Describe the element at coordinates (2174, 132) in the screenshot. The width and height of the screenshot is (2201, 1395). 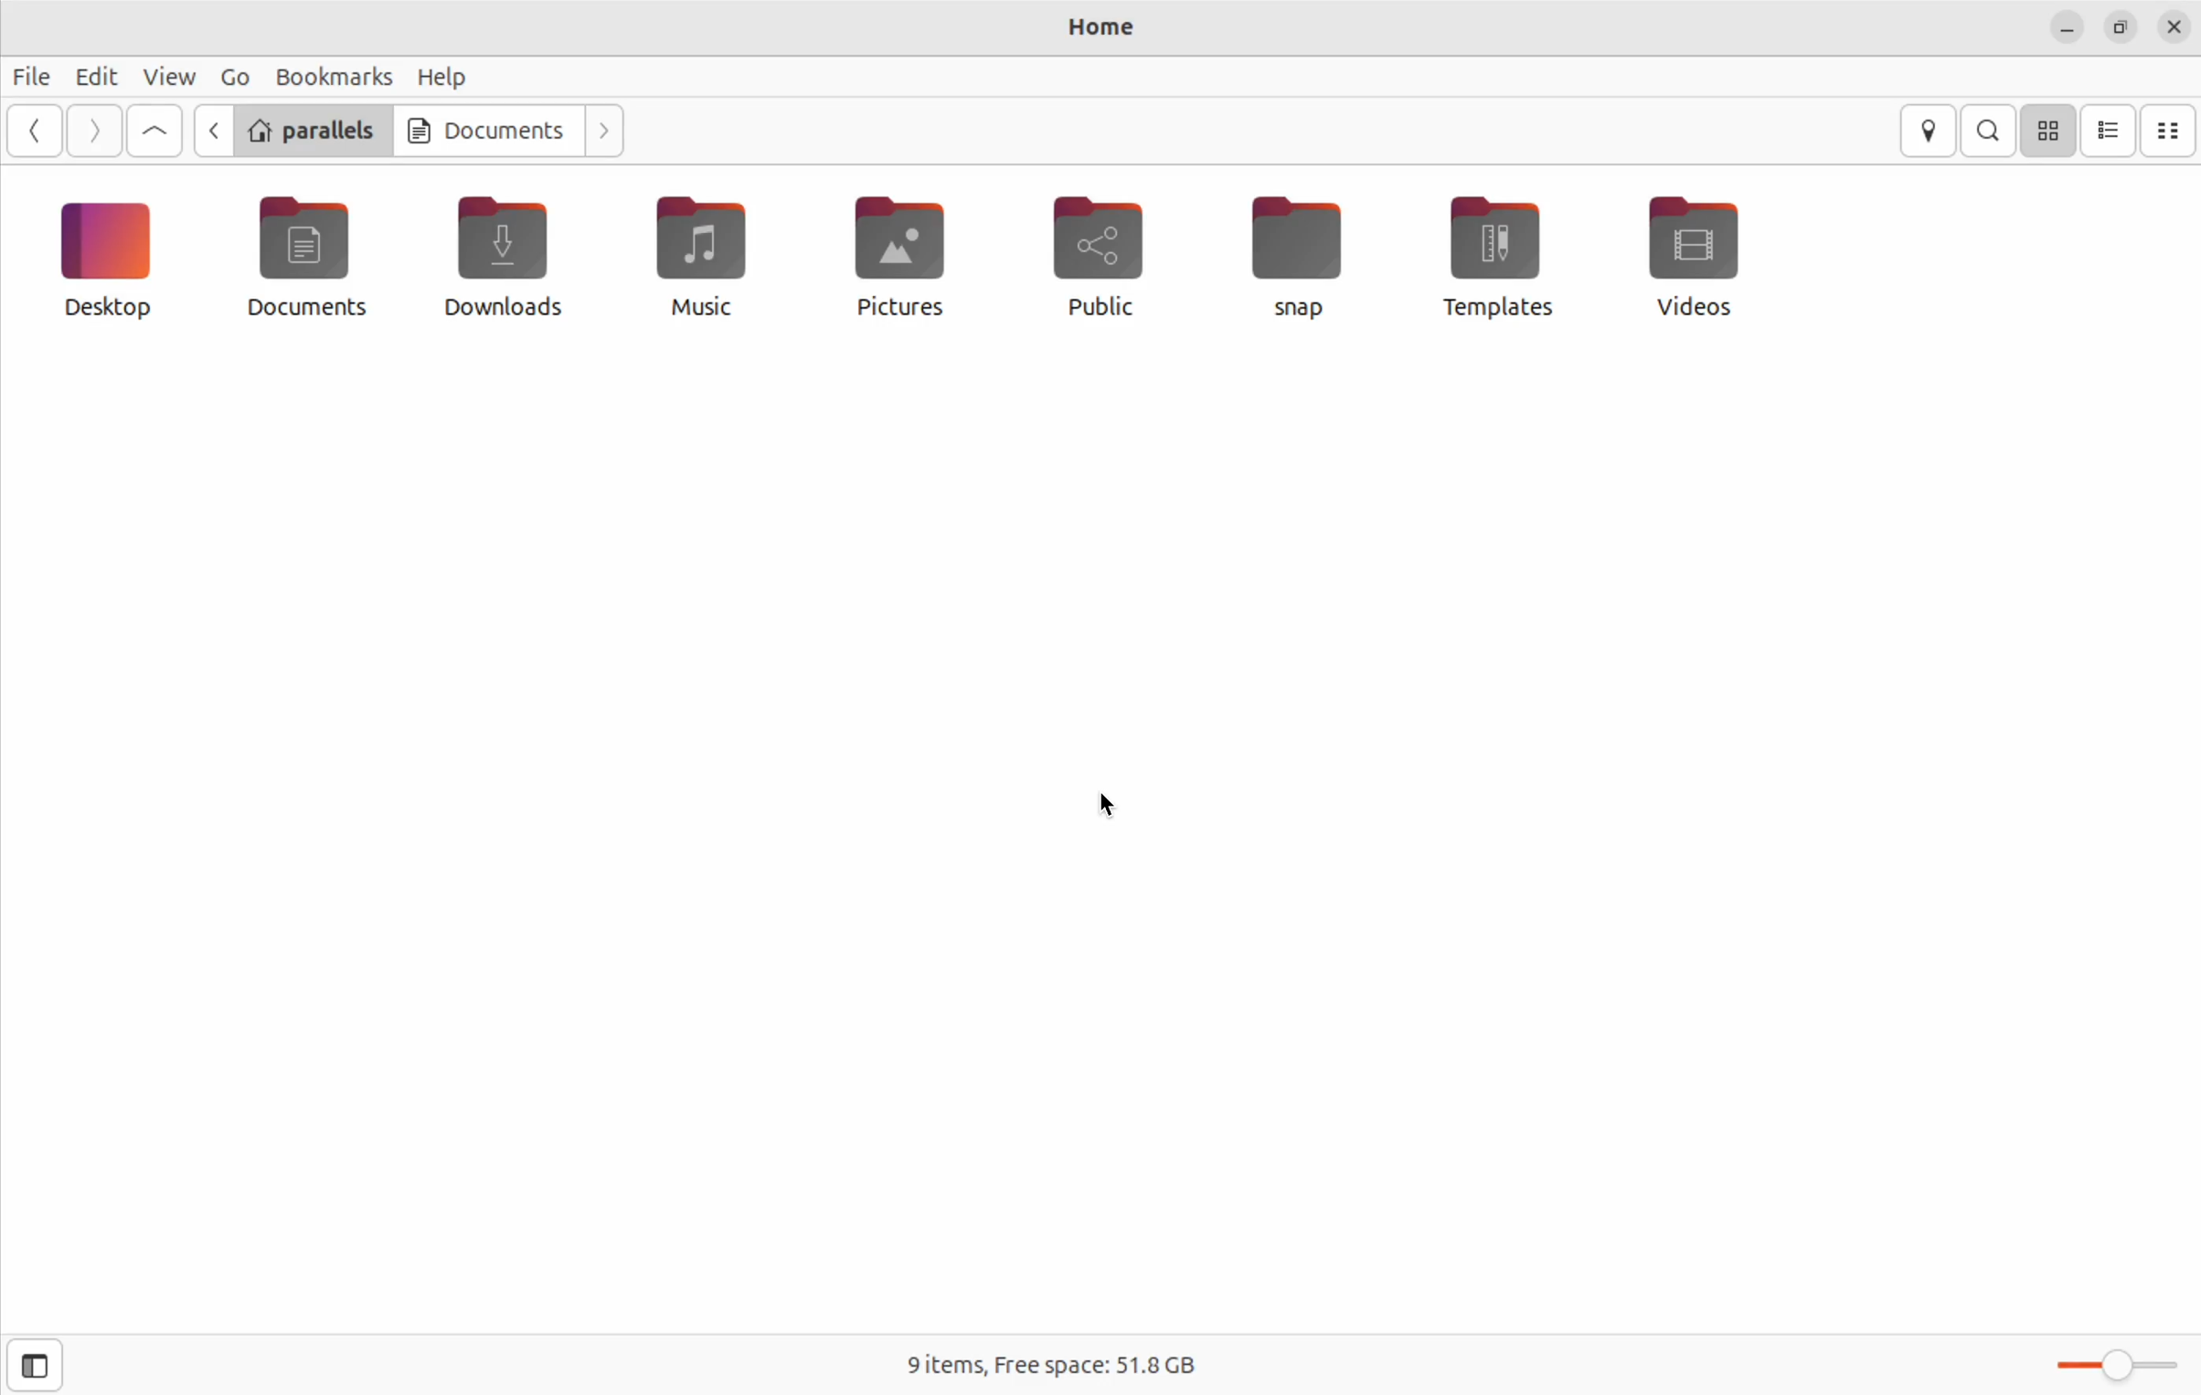
I see `compact view` at that location.